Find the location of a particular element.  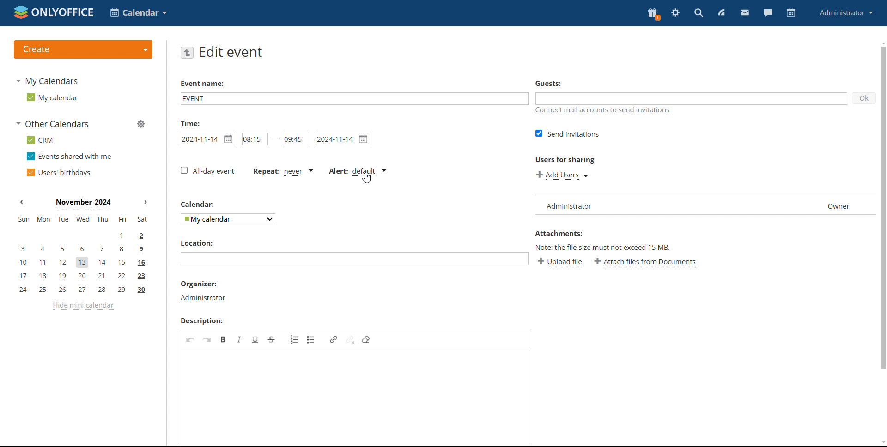

users for sharing label is located at coordinates (567, 160).